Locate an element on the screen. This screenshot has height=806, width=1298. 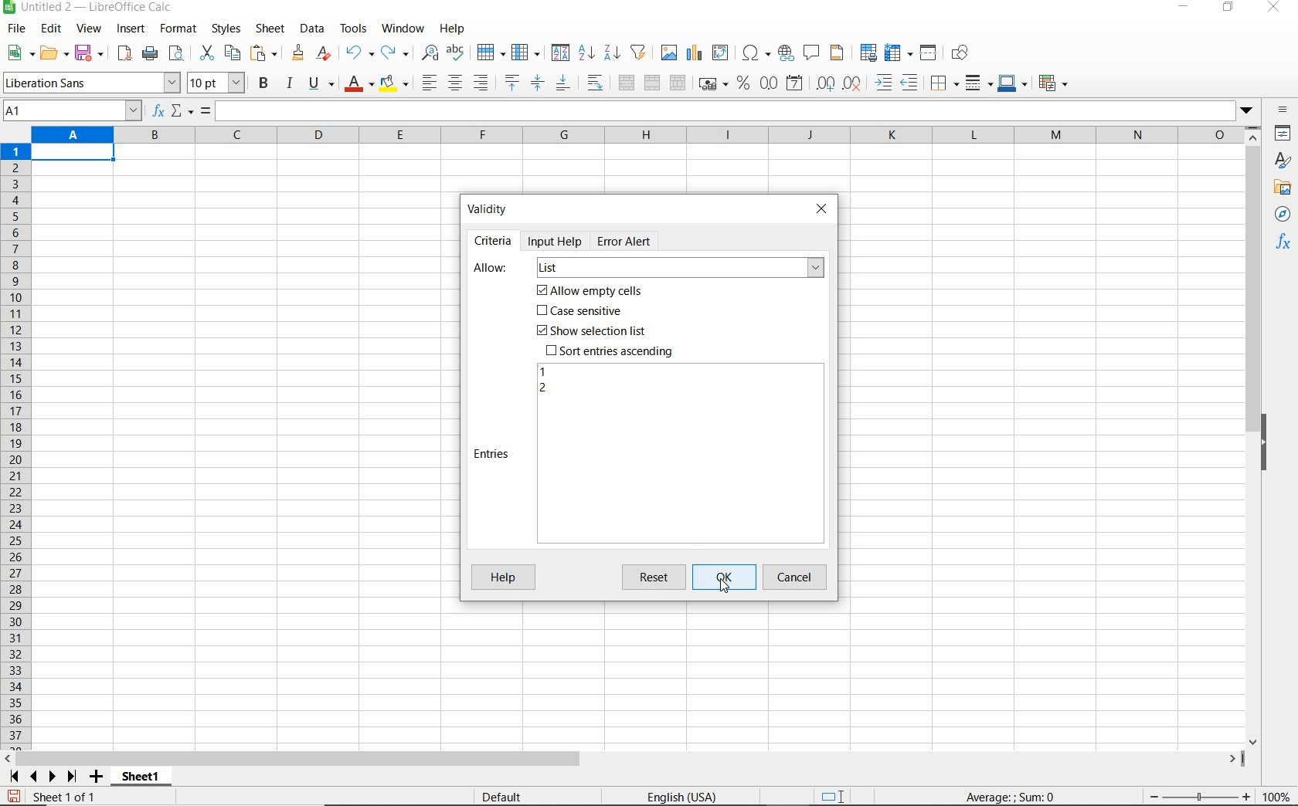
spelling is located at coordinates (457, 53).